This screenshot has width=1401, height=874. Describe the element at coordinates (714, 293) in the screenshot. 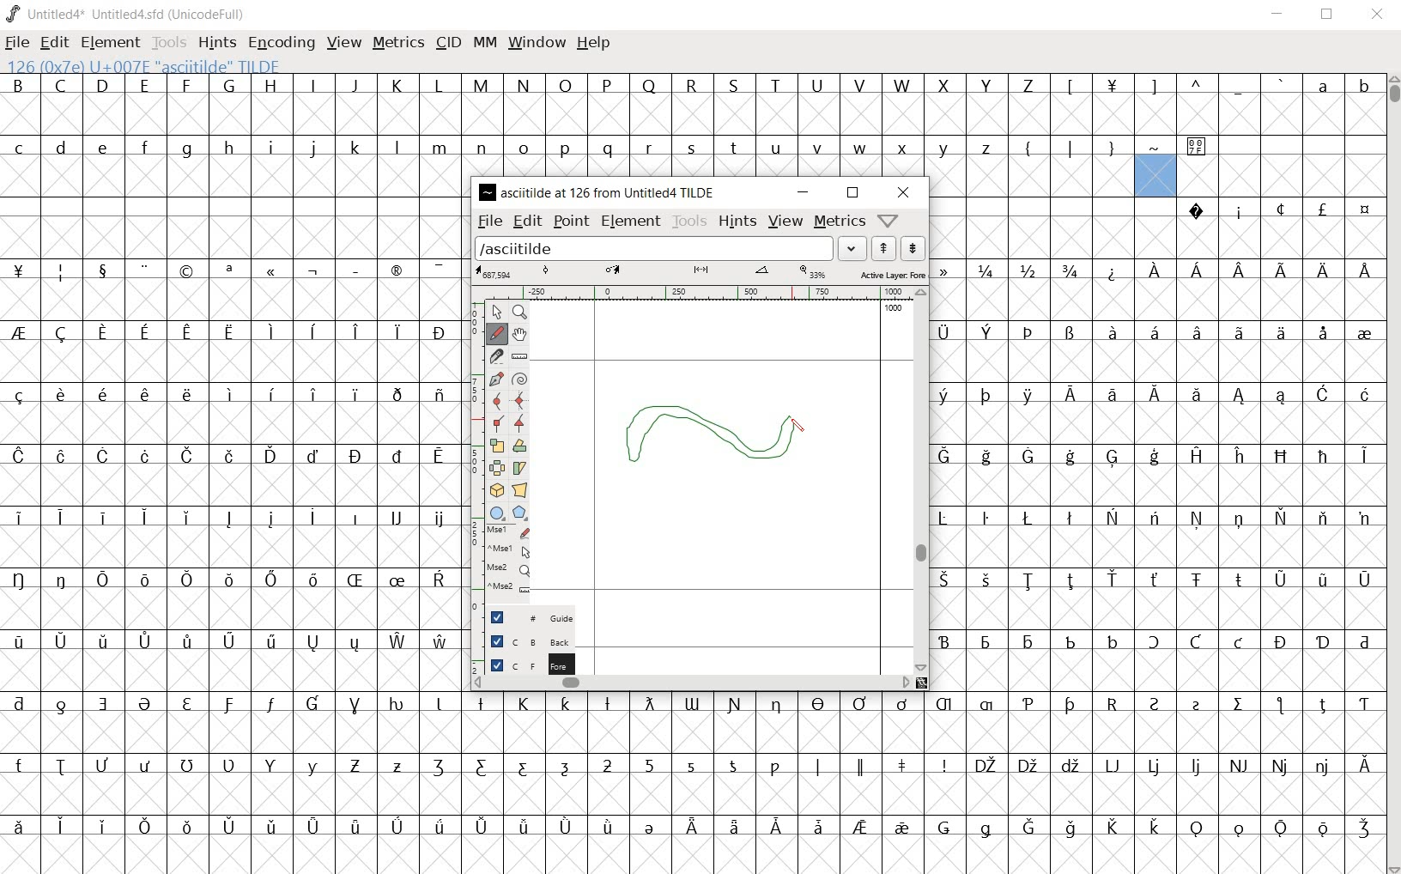

I see `ruler` at that location.